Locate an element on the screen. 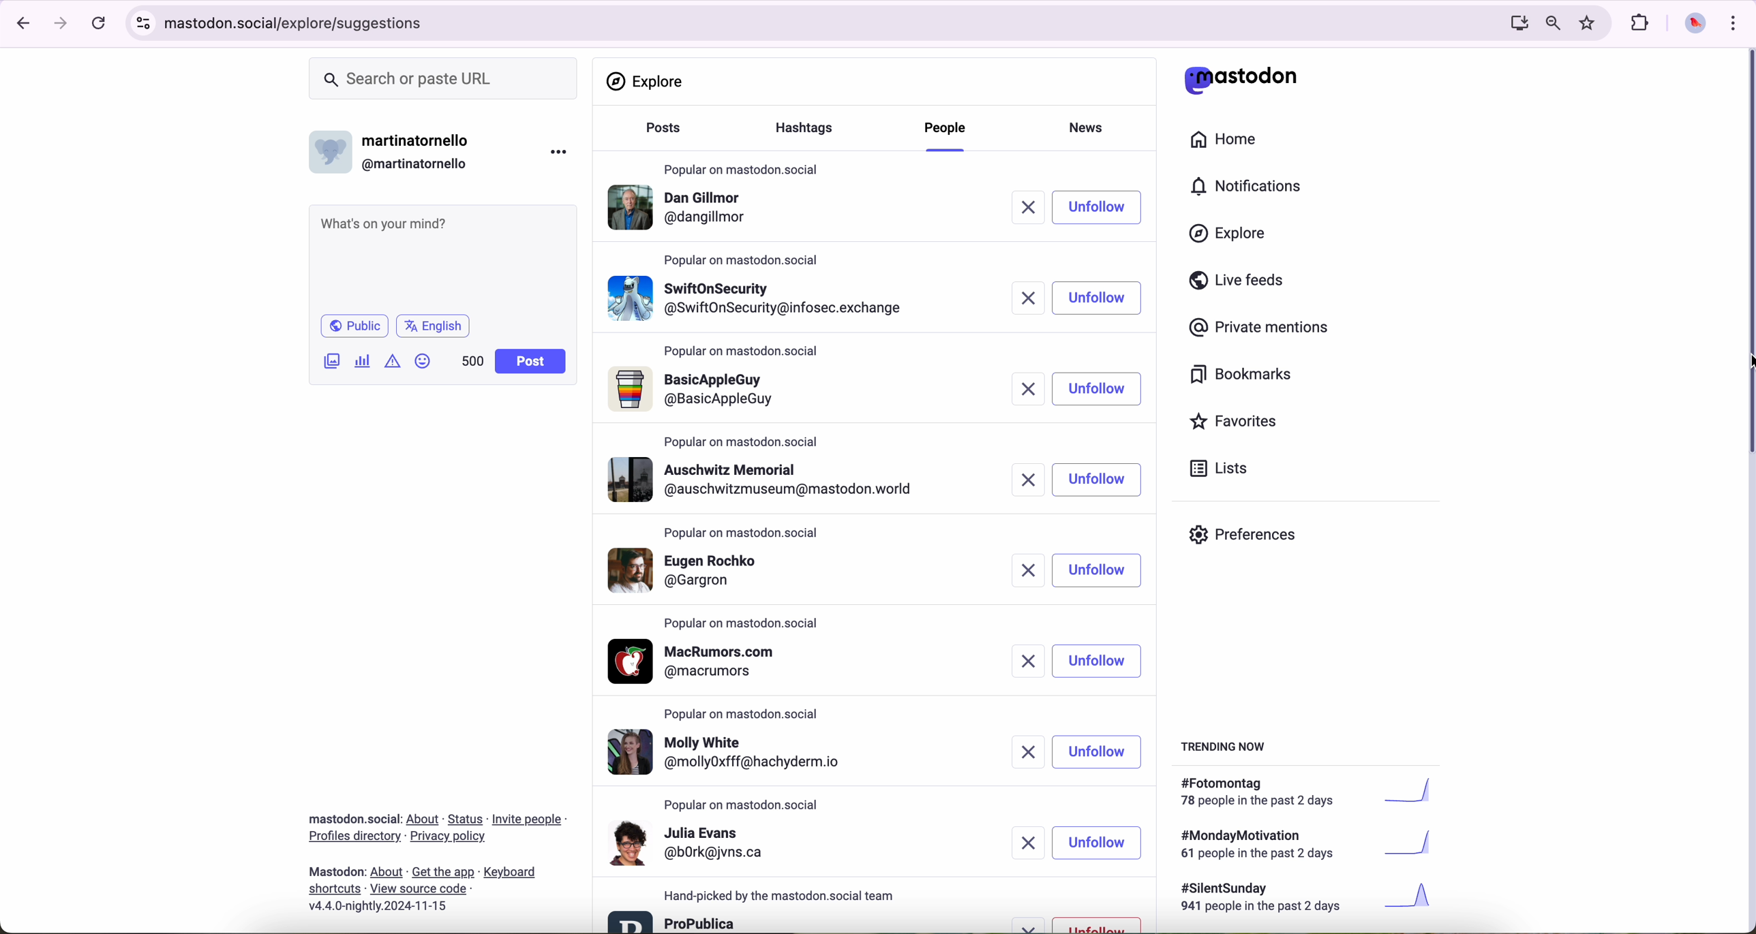 Image resolution: width=1756 pixels, height=934 pixels. search or paste URL is located at coordinates (443, 79).